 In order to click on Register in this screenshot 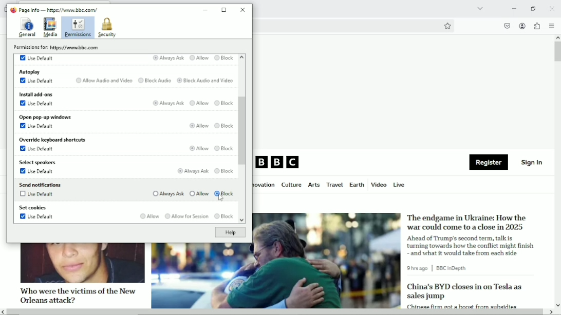, I will do `click(489, 163)`.